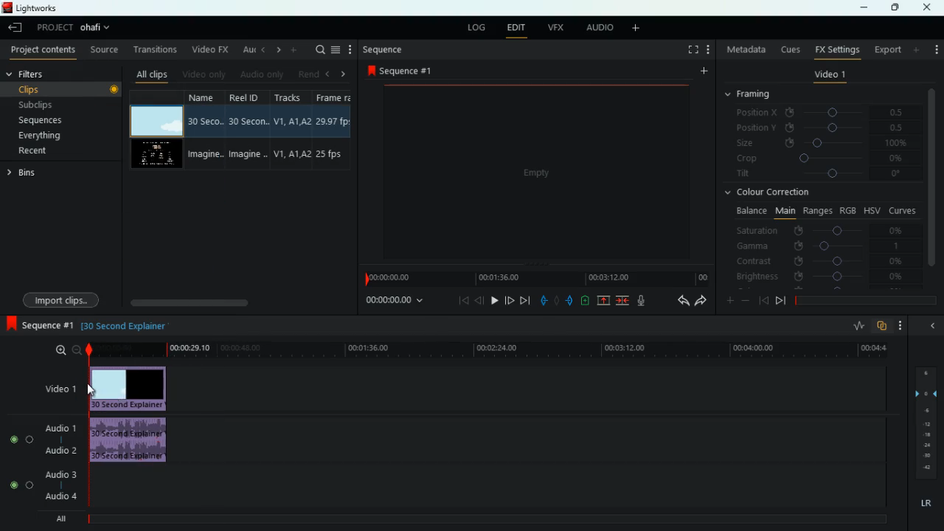 The image size is (944, 531). Describe the element at coordinates (726, 299) in the screenshot. I see `plus` at that location.